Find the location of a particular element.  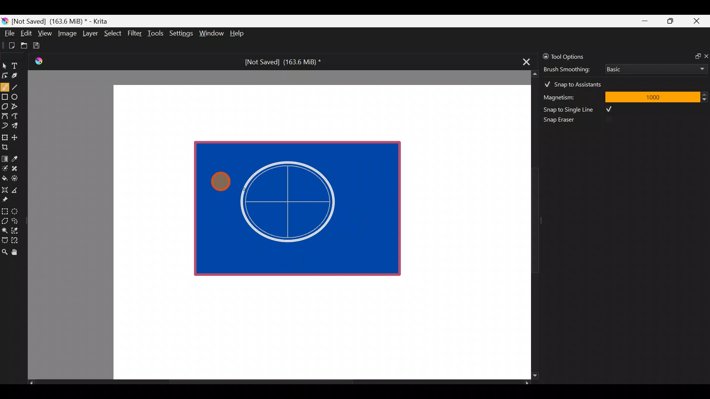

Fill a contiguous area of colour with colour/fill a selection is located at coordinates (4, 177).